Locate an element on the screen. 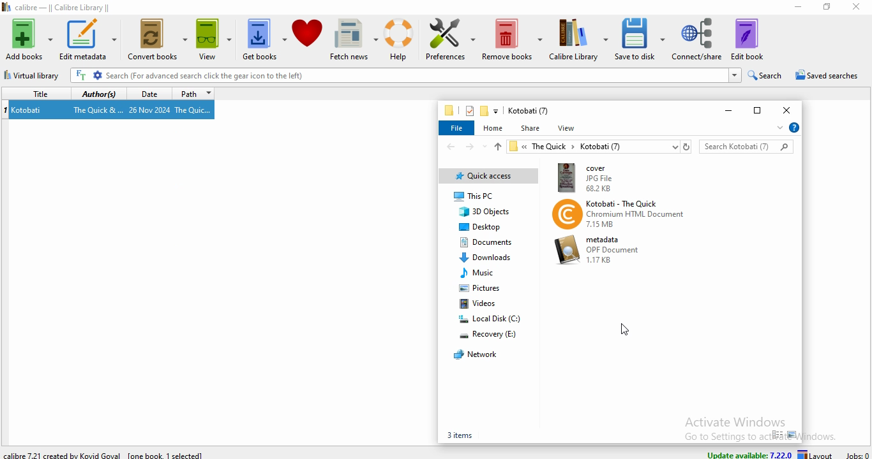  Kotobati (7) is located at coordinates (528, 111).